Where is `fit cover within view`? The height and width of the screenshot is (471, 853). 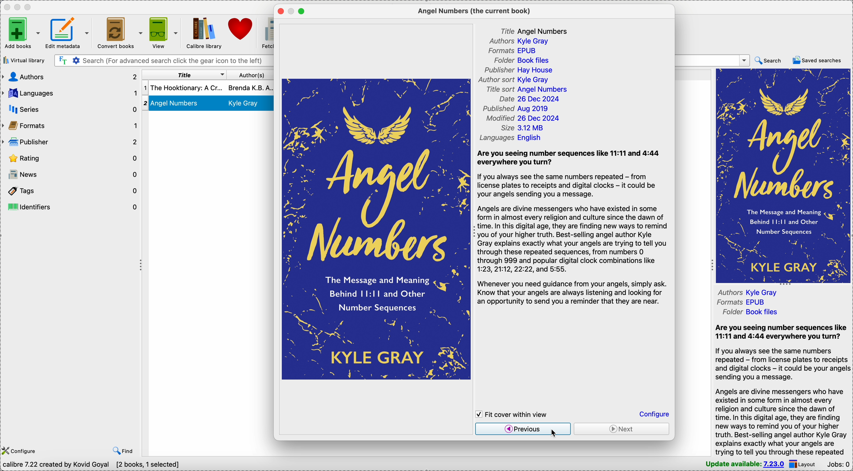 fit cover within view is located at coordinates (515, 413).